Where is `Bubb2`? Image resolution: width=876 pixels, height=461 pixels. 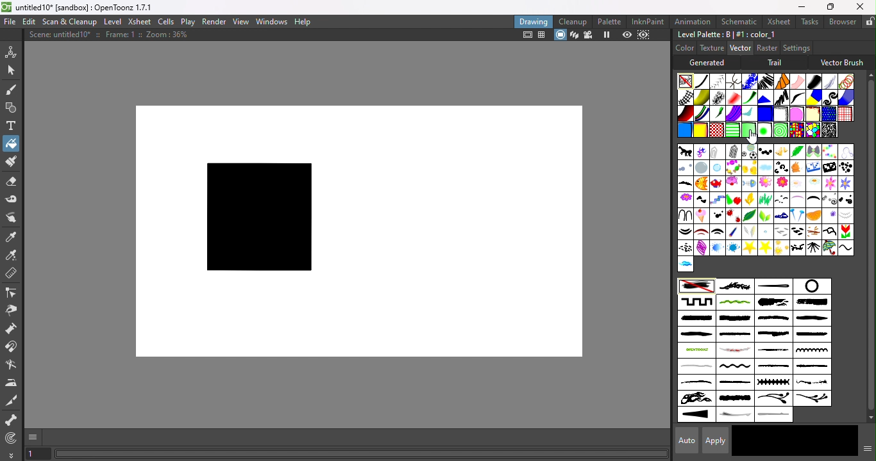 Bubb2 is located at coordinates (718, 168).